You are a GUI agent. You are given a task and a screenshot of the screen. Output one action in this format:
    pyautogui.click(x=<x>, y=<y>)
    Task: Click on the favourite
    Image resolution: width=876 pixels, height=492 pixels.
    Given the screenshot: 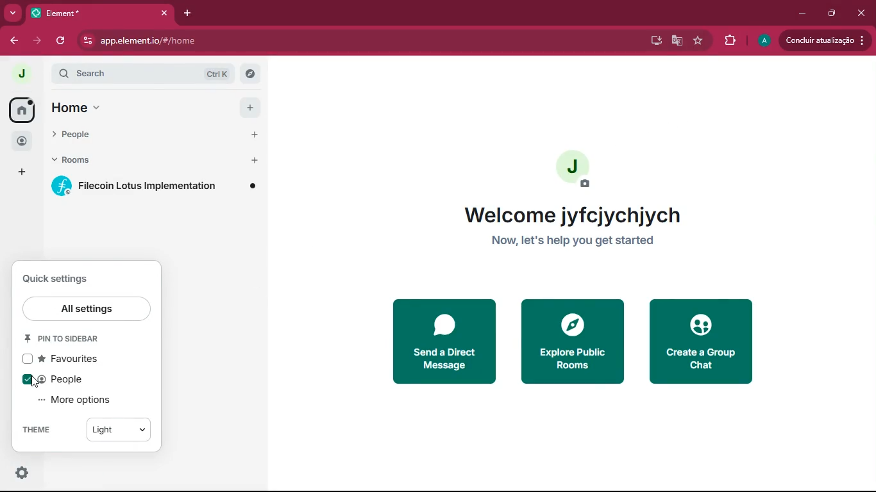 What is the action you would take?
    pyautogui.click(x=697, y=40)
    